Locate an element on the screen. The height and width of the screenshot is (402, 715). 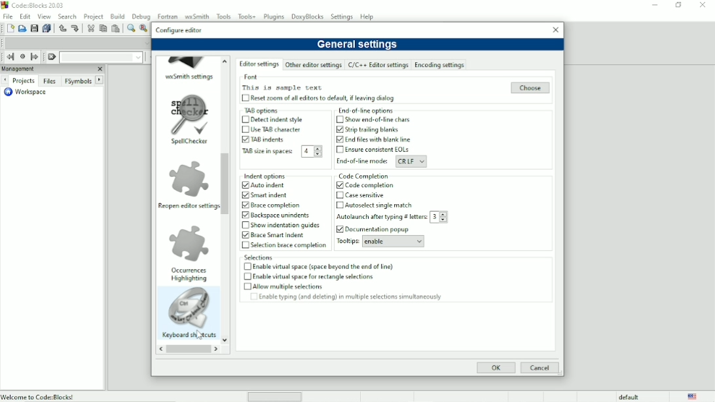
Image is located at coordinates (191, 242).